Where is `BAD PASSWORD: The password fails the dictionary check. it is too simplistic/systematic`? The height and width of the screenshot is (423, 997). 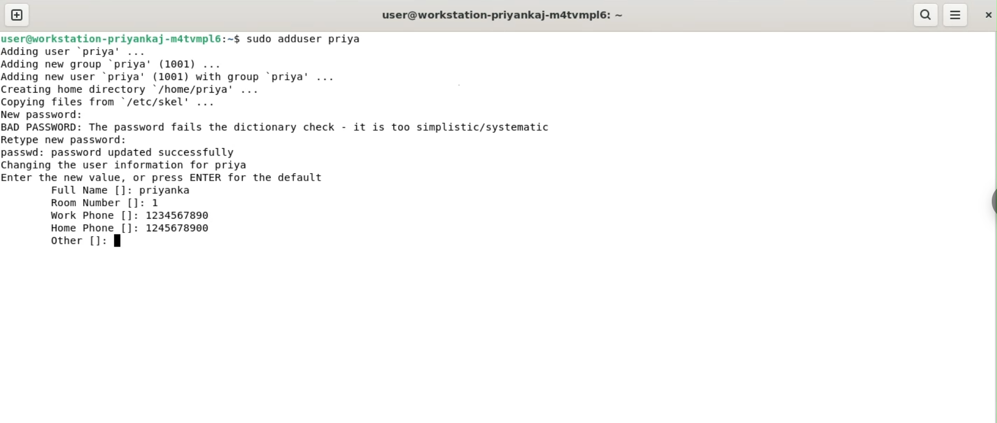
BAD PASSWORD: The password fails the dictionary check. it is too simplistic/systematic is located at coordinates (295, 128).